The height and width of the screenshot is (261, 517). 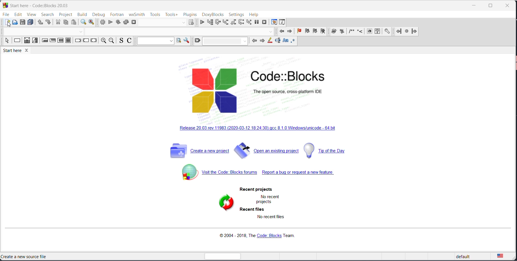 I want to click on abort, so click(x=135, y=23).